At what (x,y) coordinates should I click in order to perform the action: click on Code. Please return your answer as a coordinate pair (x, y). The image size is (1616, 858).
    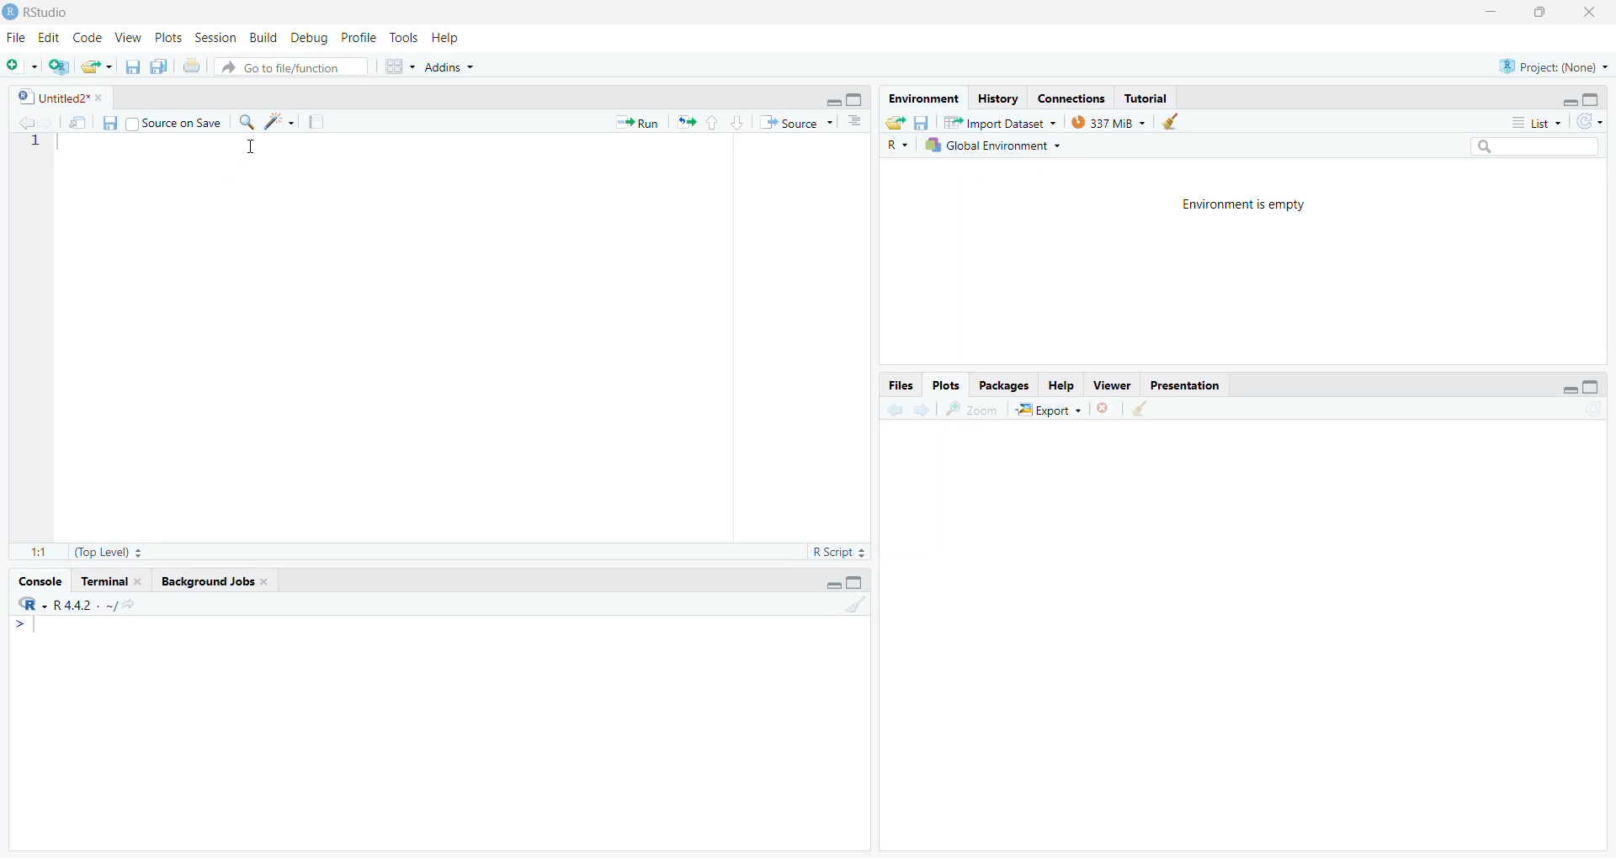
    Looking at the image, I should click on (88, 37).